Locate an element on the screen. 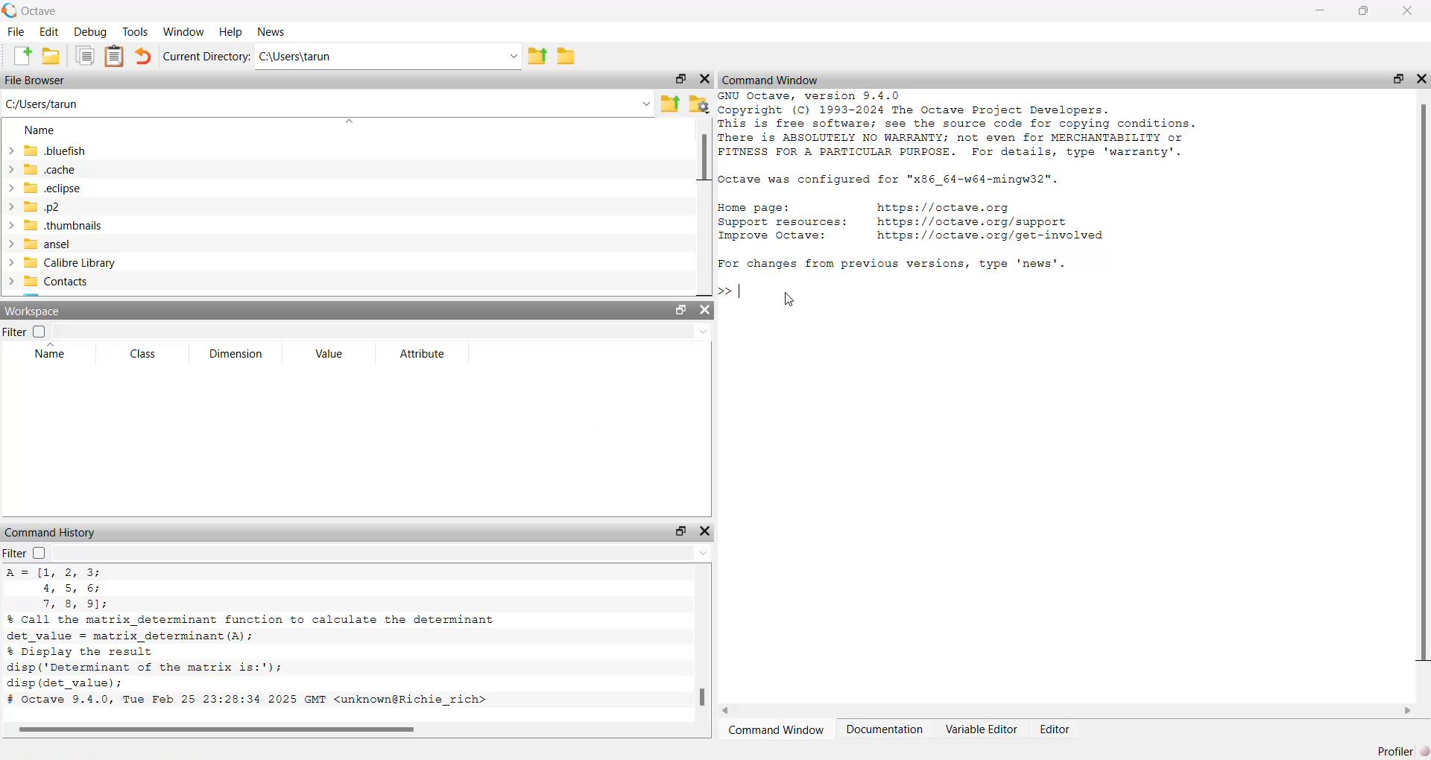 The image size is (1431, 760). debug is located at coordinates (92, 31).